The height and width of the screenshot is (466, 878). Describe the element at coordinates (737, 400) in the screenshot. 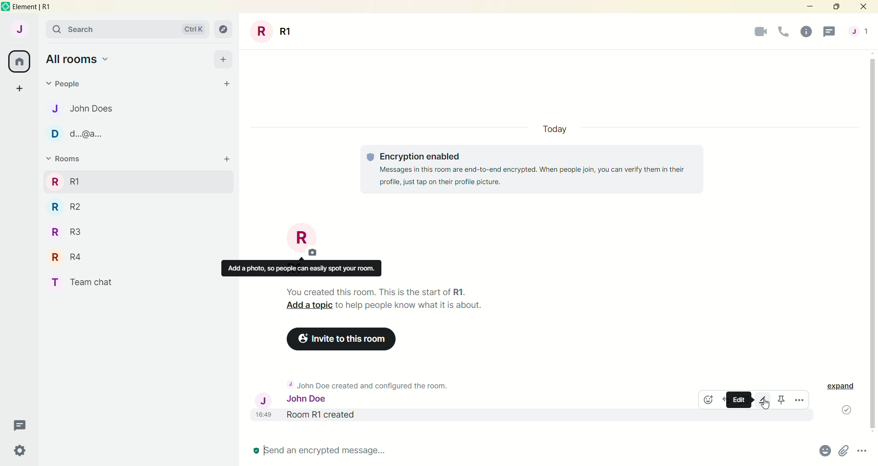

I see `edit` at that location.